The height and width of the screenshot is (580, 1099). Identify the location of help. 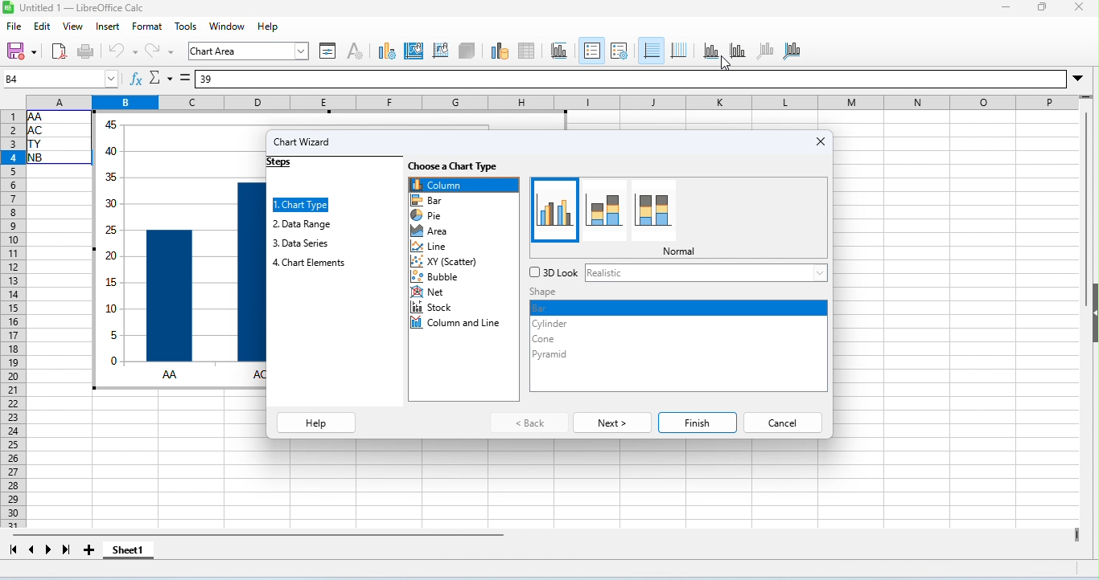
(316, 423).